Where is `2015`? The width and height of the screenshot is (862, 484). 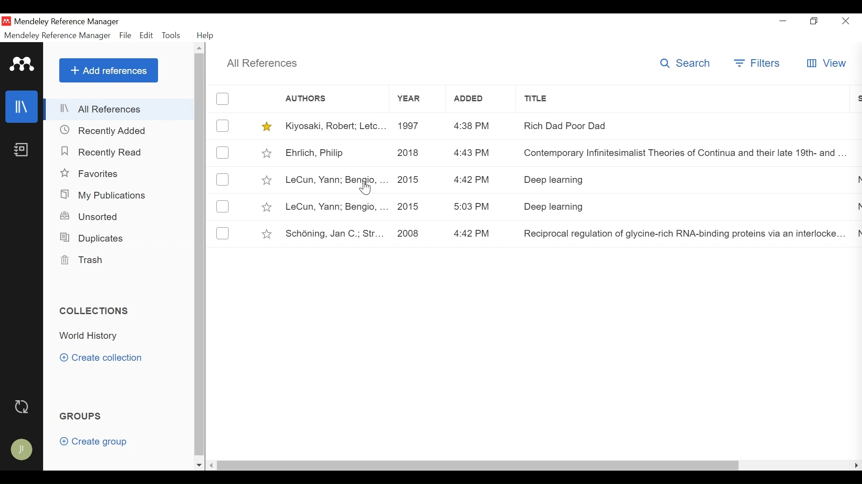 2015 is located at coordinates (409, 179).